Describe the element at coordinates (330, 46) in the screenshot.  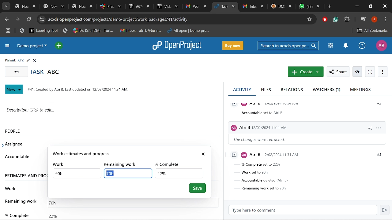
I see `Modules` at that location.